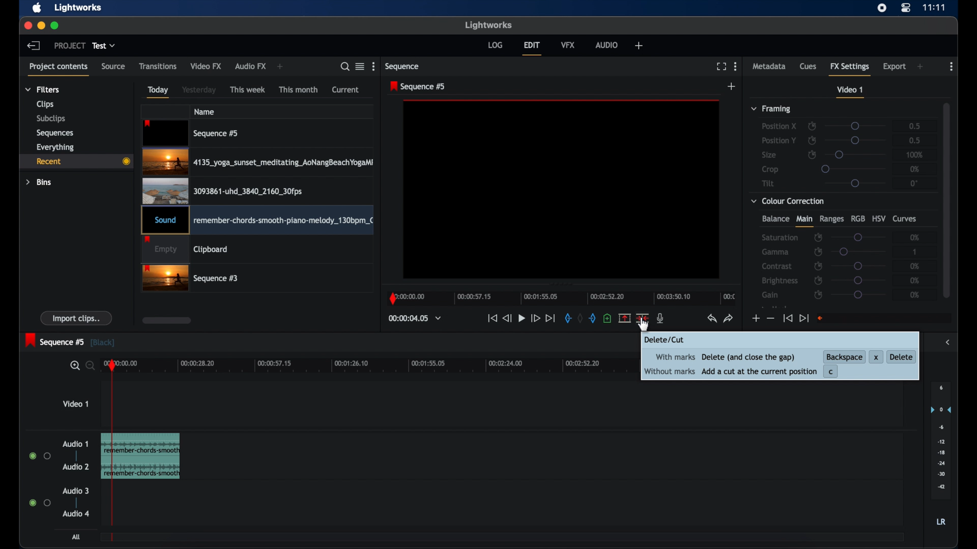 This screenshot has height=549, width=977. What do you see at coordinates (282, 67) in the screenshot?
I see `add` at bounding box center [282, 67].